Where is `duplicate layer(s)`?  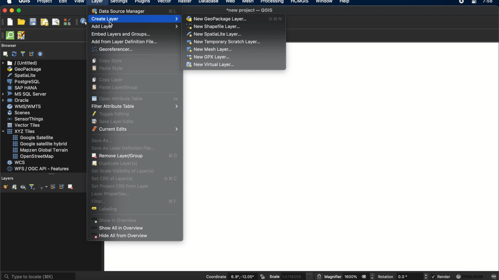
duplicate layer(s) is located at coordinates (115, 164).